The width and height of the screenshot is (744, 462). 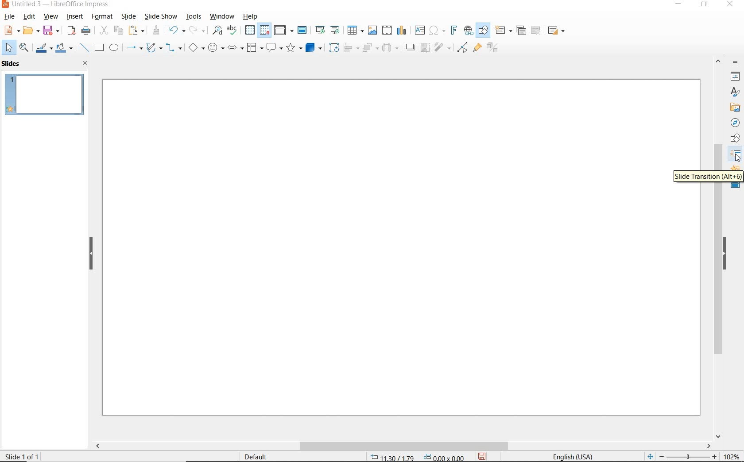 I want to click on SAVE, so click(x=51, y=30).